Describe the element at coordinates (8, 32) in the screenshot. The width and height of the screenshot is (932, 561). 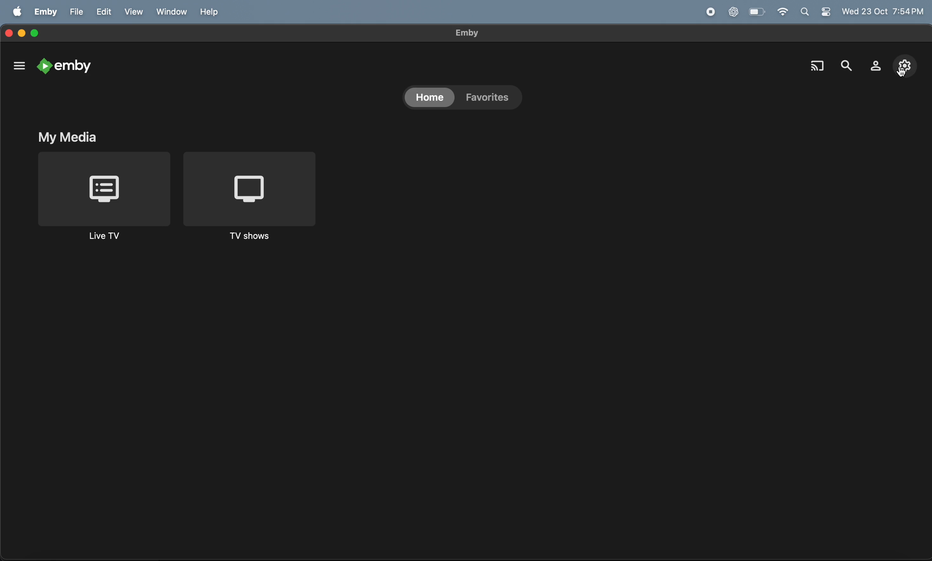
I see `closing window` at that location.